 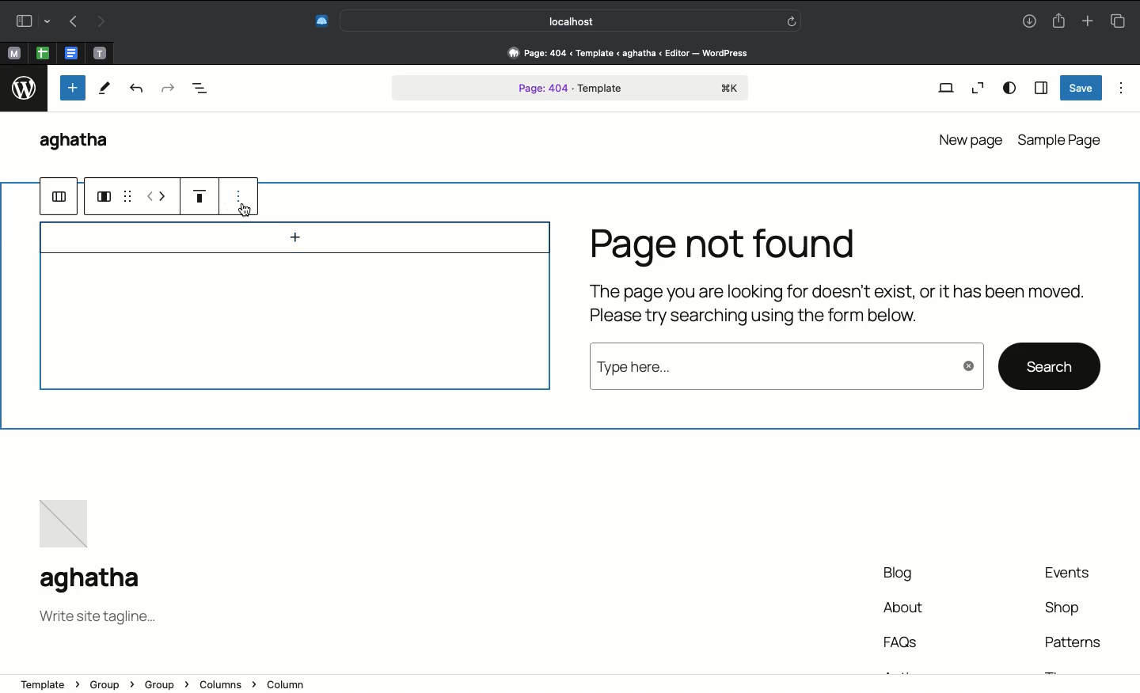 I want to click on Image, so click(x=63, y=528).